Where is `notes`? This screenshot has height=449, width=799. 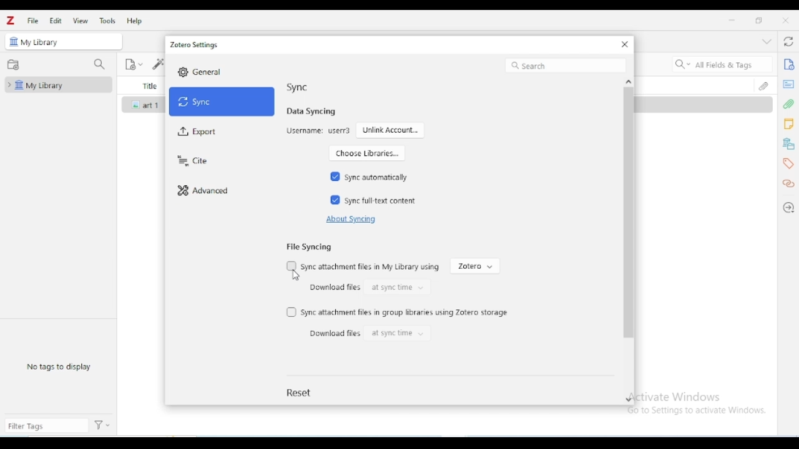 notes is located at coordinates (789, 124).